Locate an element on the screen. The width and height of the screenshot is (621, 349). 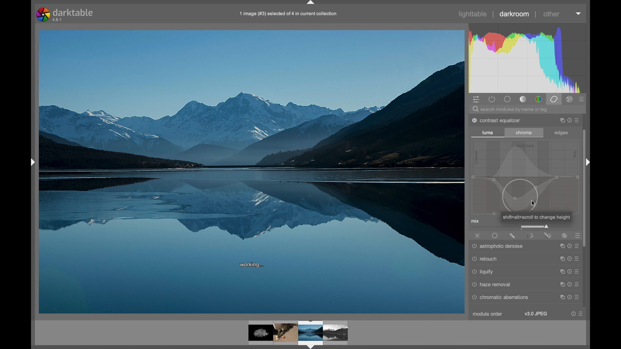
base is located at coordinates (508, 99).